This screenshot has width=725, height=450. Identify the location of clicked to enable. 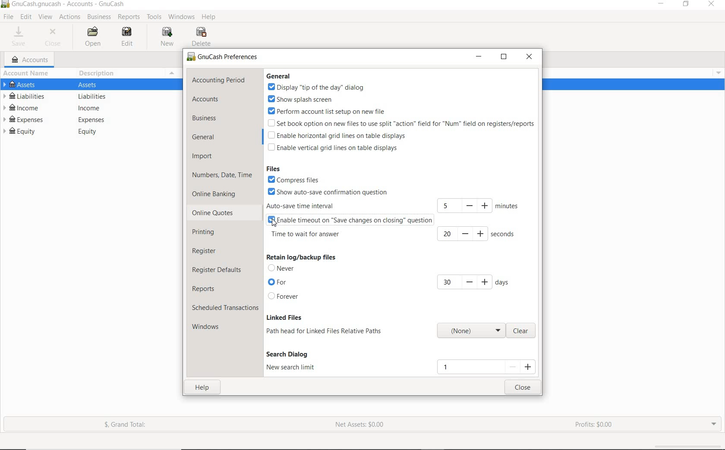
(274, 223).